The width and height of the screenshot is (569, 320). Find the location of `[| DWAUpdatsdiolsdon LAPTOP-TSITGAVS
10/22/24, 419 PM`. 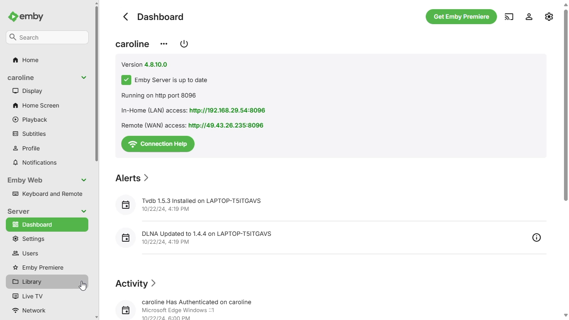

[| DWAUpdatsdiolsdon LAPTOP-TSITGAVS
10/22/24, 419 PM is located at coordinates (197, 237).